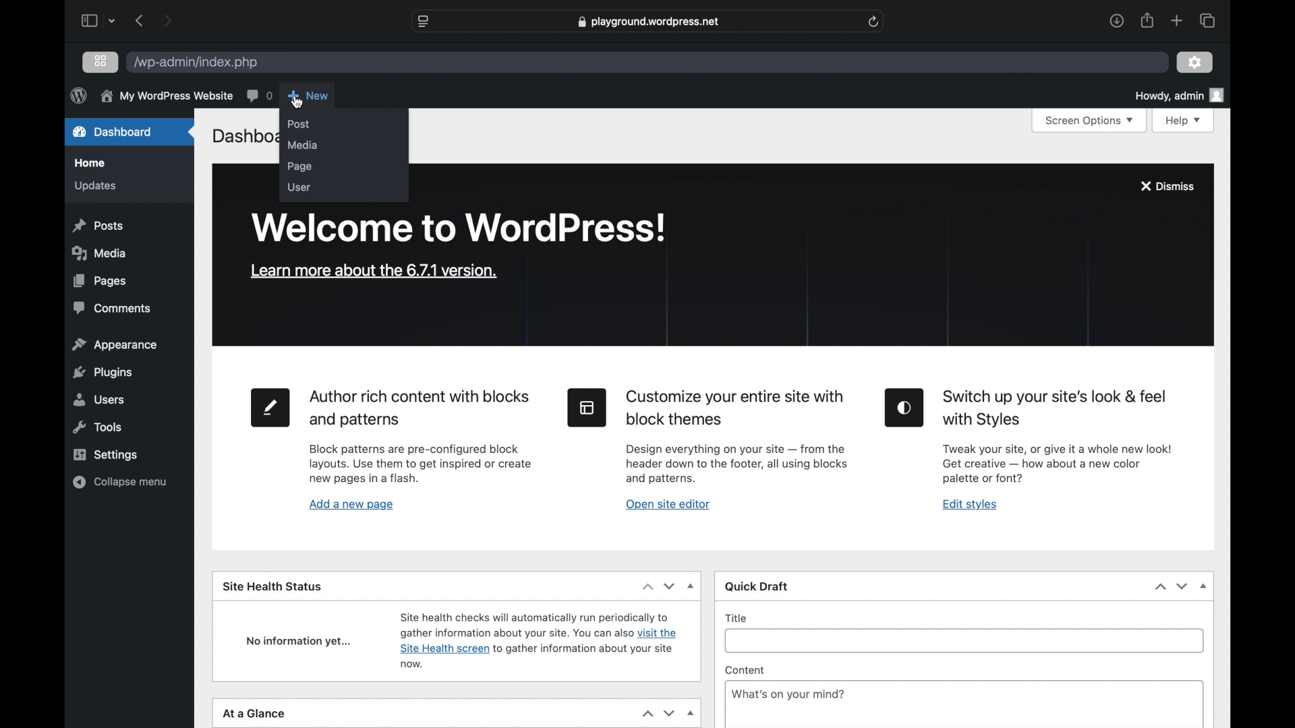 The width and height of the screenshot is (1295, 728). I want to click on dashboard, so click(243, 138).